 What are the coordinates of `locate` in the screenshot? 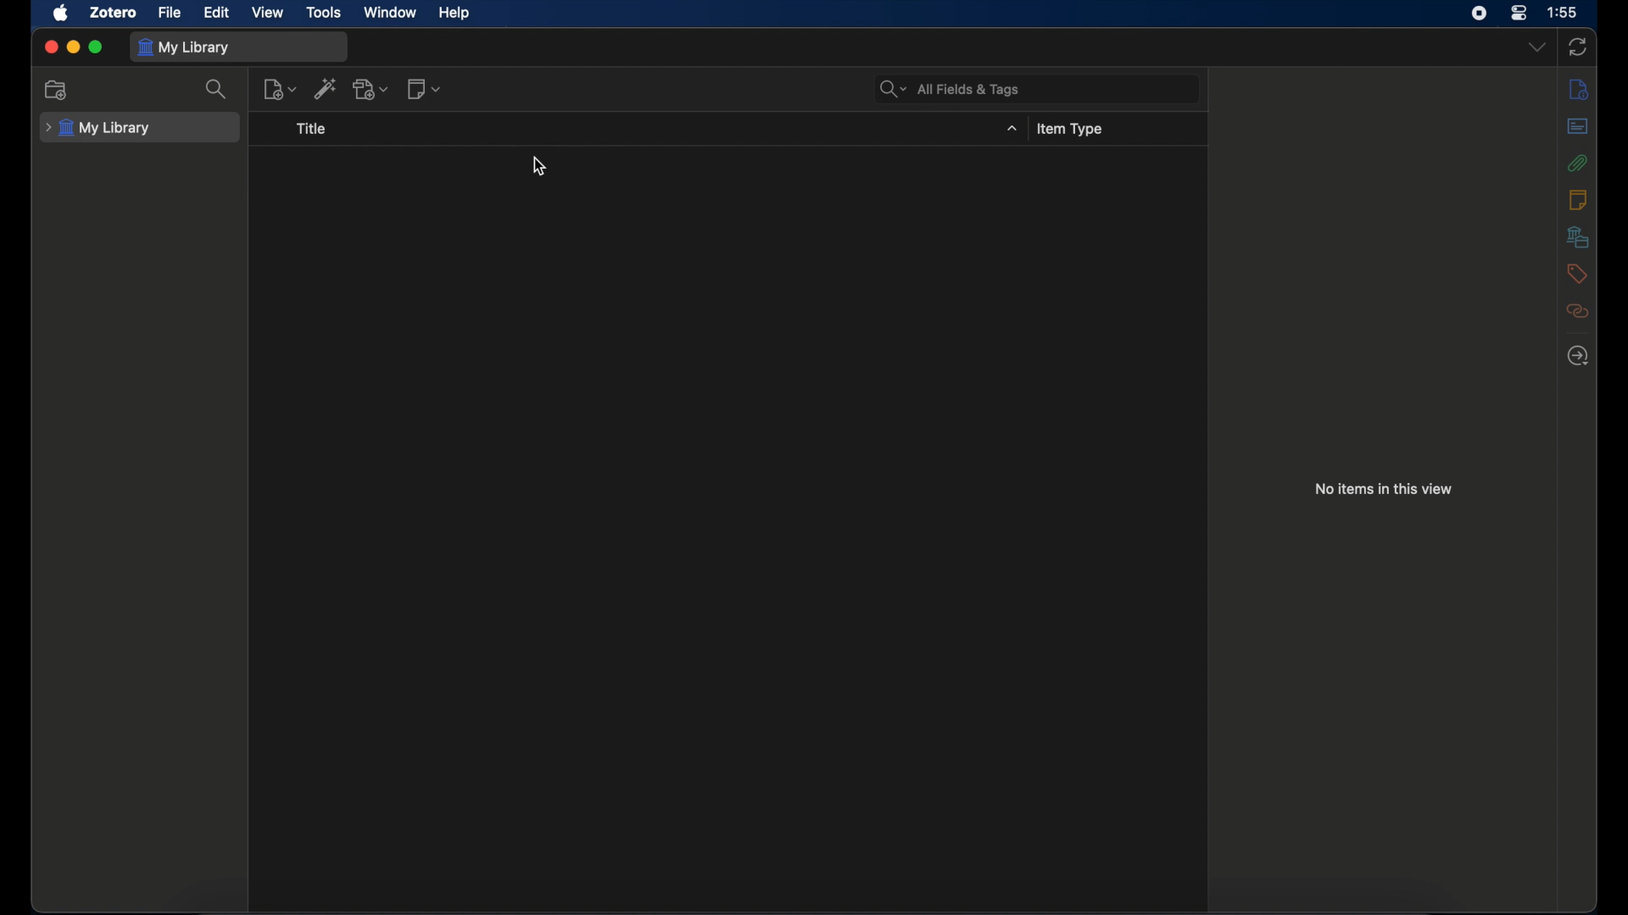 It's located at (1581, 356).